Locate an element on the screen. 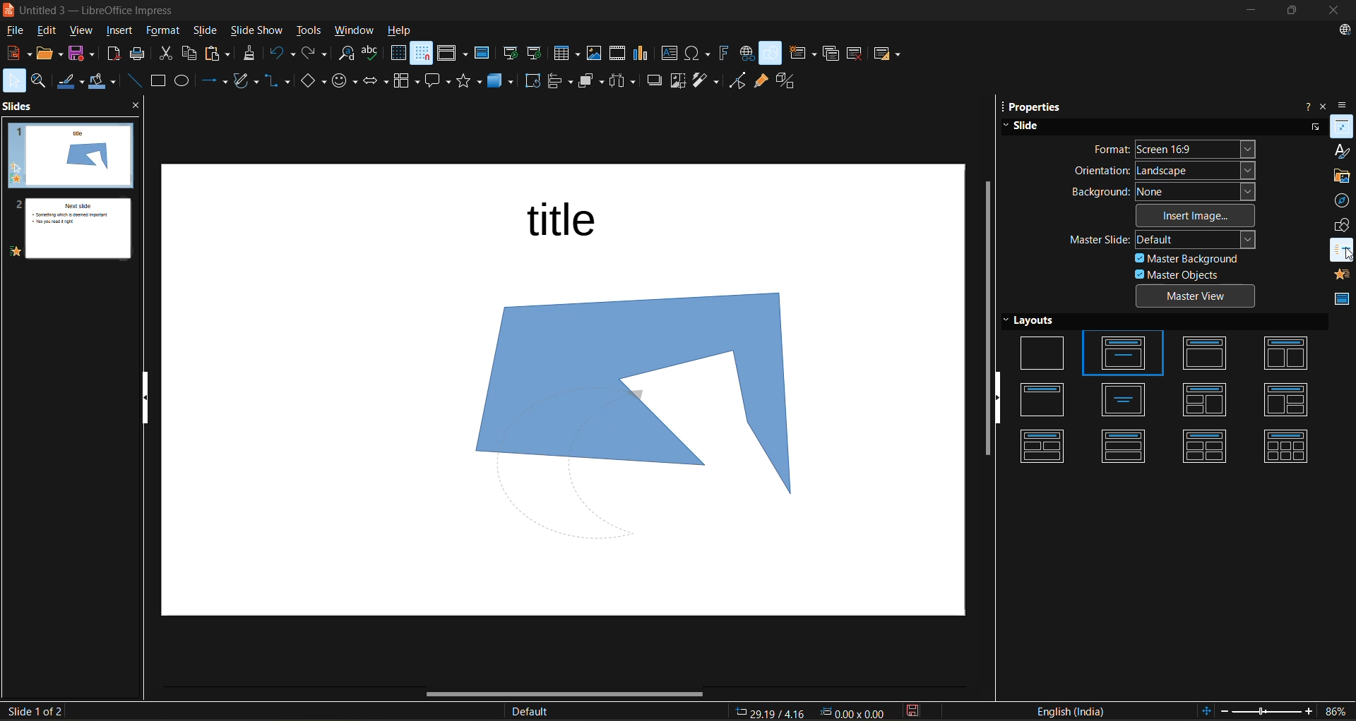 This screenshot has height=721, width=1356. image is located at coordinates (620, 394).